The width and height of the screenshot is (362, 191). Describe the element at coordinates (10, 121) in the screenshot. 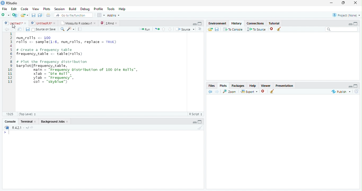

I see `Console` at that location.